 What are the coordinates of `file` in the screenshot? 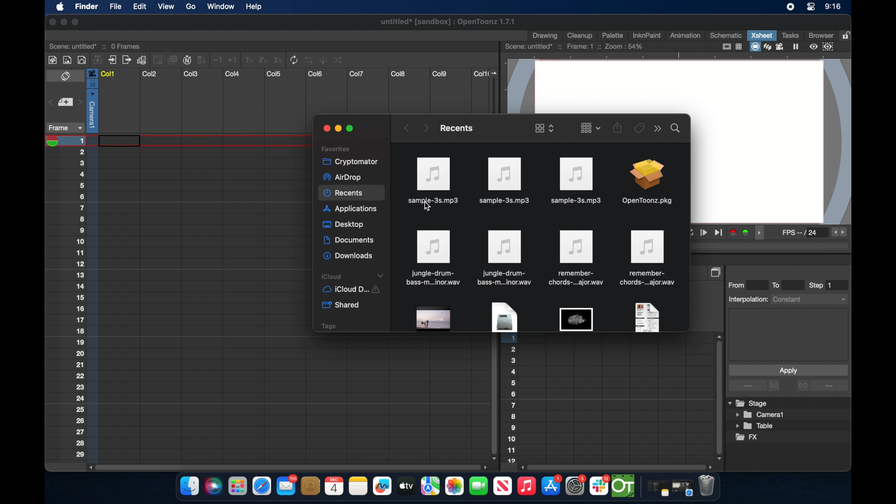 It's located at (575, 258).